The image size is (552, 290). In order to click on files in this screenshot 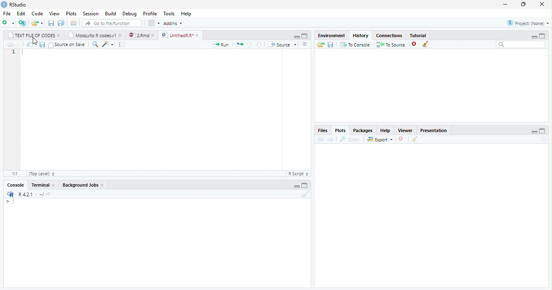, I will do `click(322, 130)`.